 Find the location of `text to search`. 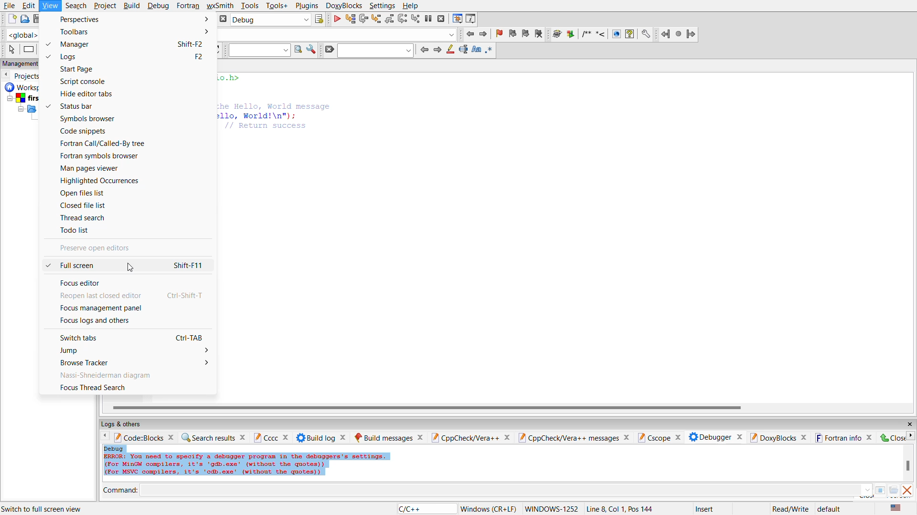

text to search is located at coordinates (259, 50).